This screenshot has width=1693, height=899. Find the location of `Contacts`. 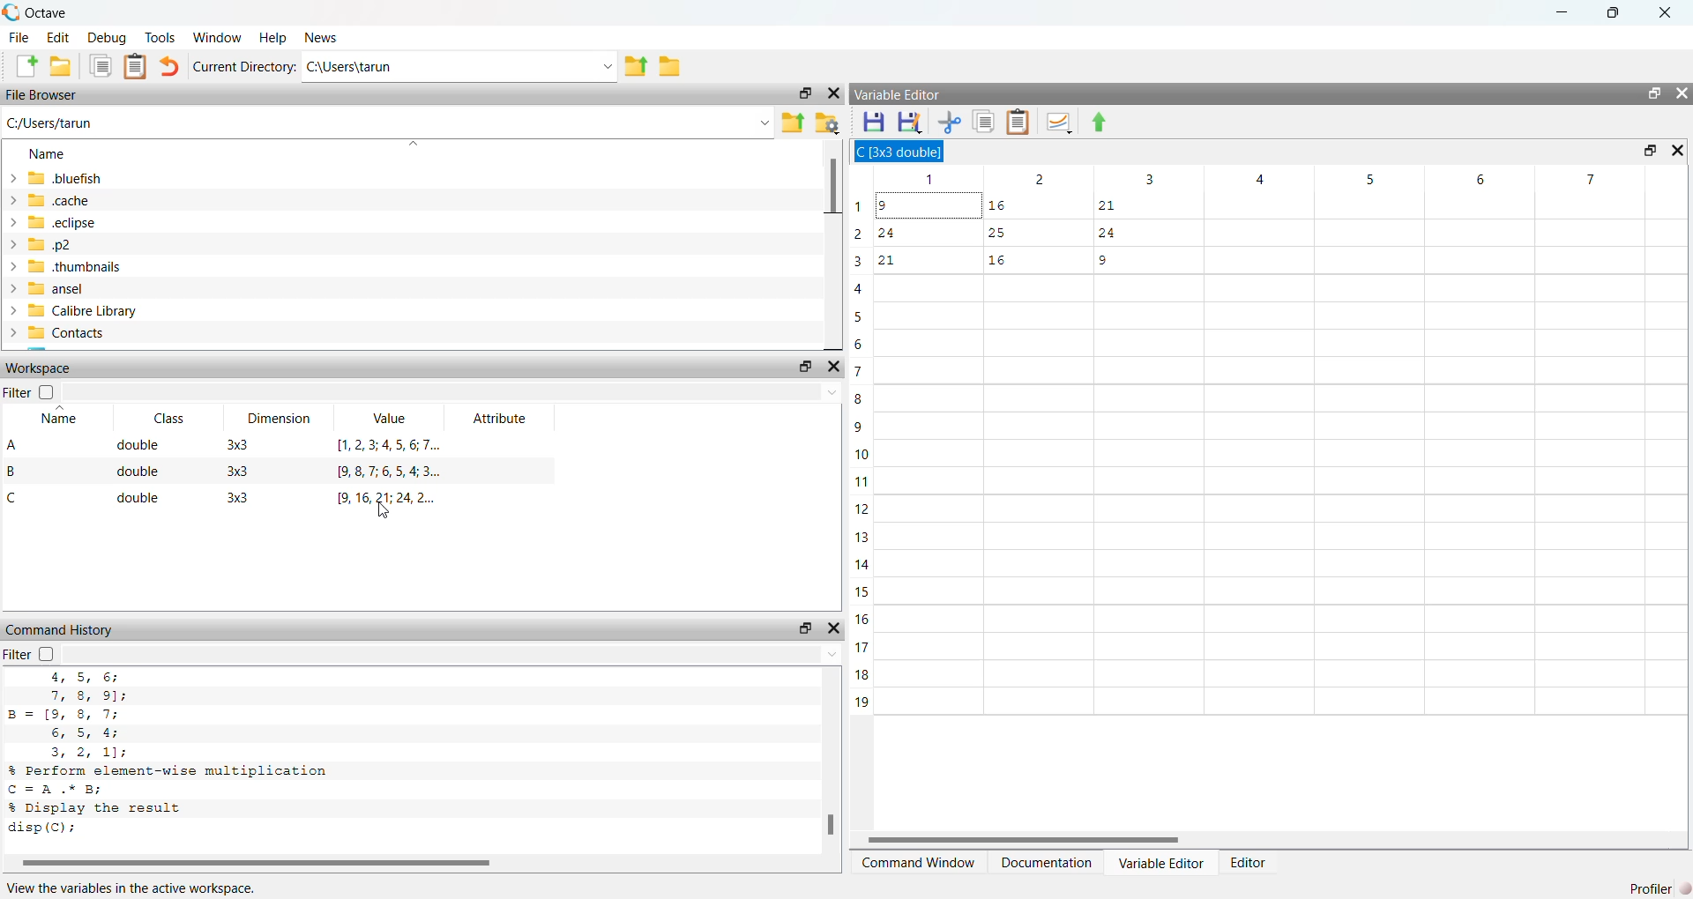

Contacts is located at coordinates (58, 333).